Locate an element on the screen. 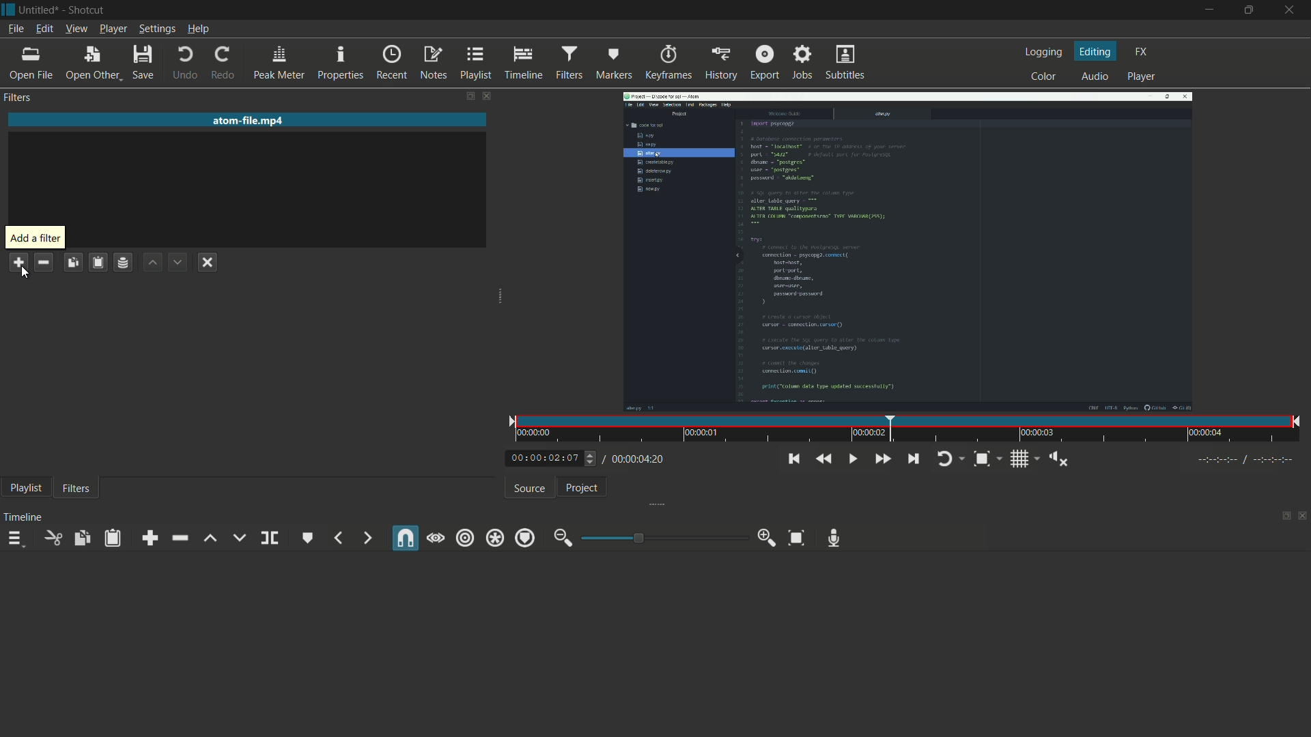 This screenshot has height=737, width=1311. remove a filter is located at coordinates (45, 263).